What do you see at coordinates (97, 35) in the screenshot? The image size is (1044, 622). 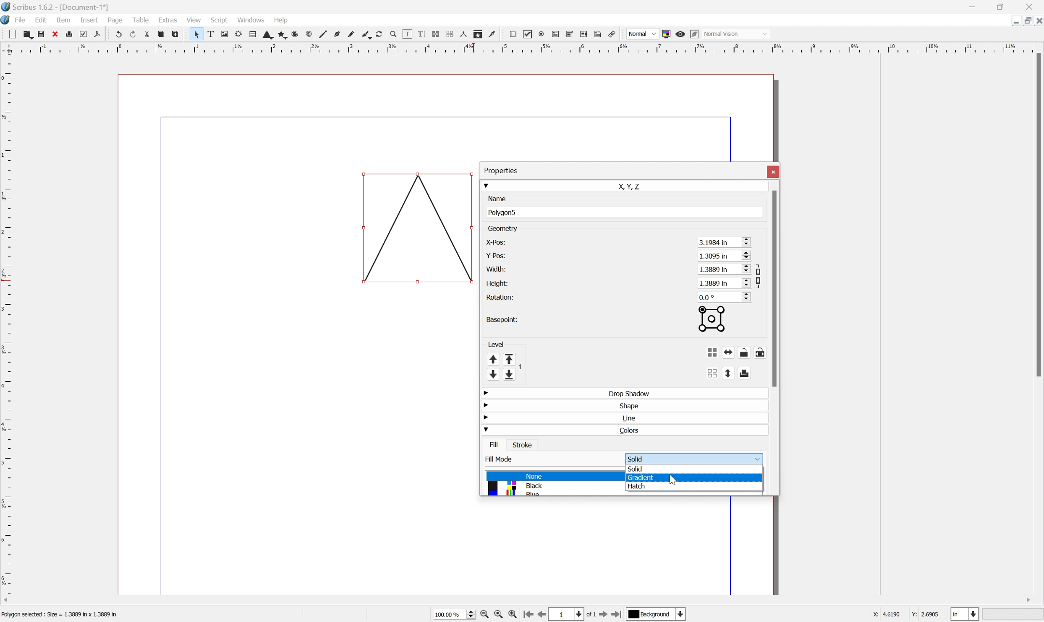 I see `Save as PDF` at bounding box center [97, 35].